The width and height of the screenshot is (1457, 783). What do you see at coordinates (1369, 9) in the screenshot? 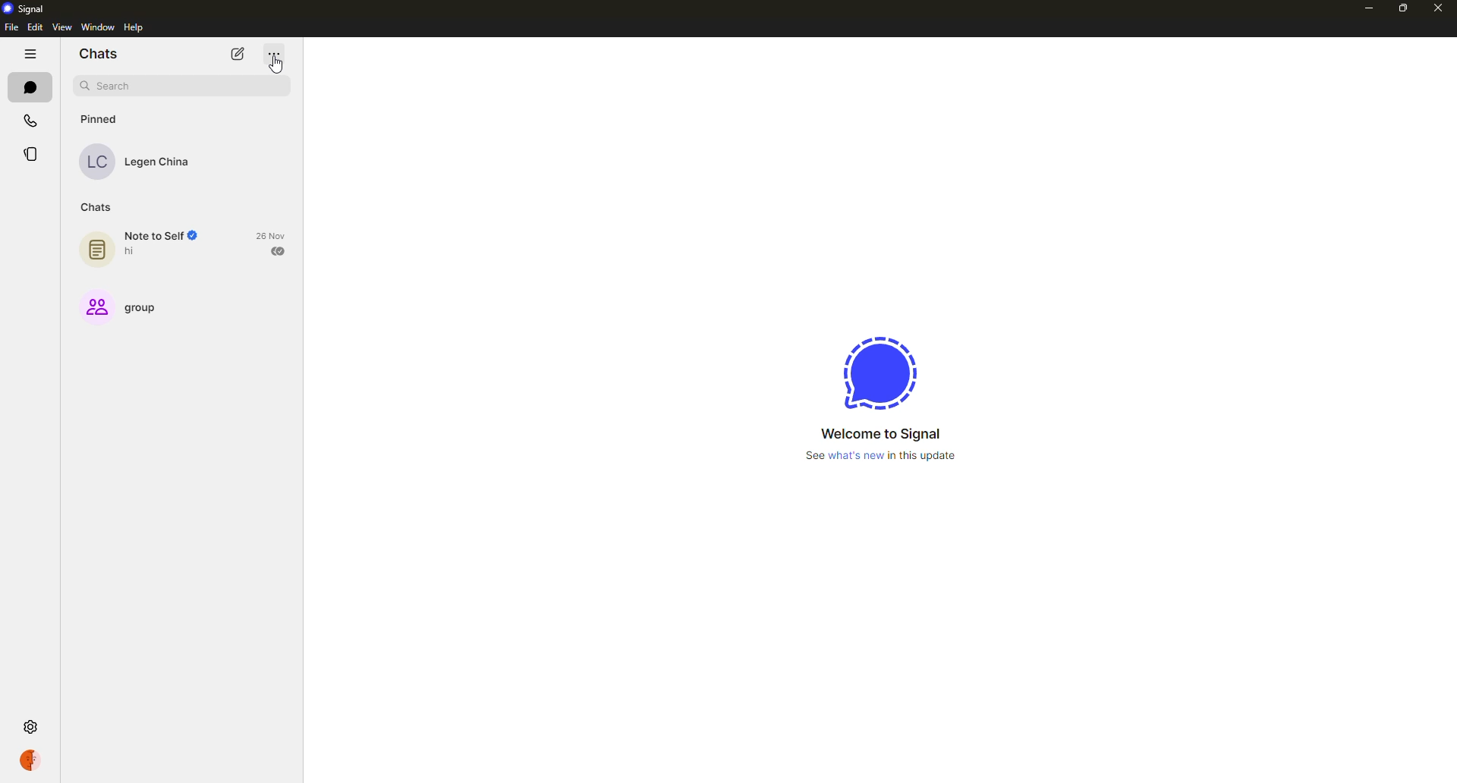
I see `minimize` at bounding box center [1369, 9].